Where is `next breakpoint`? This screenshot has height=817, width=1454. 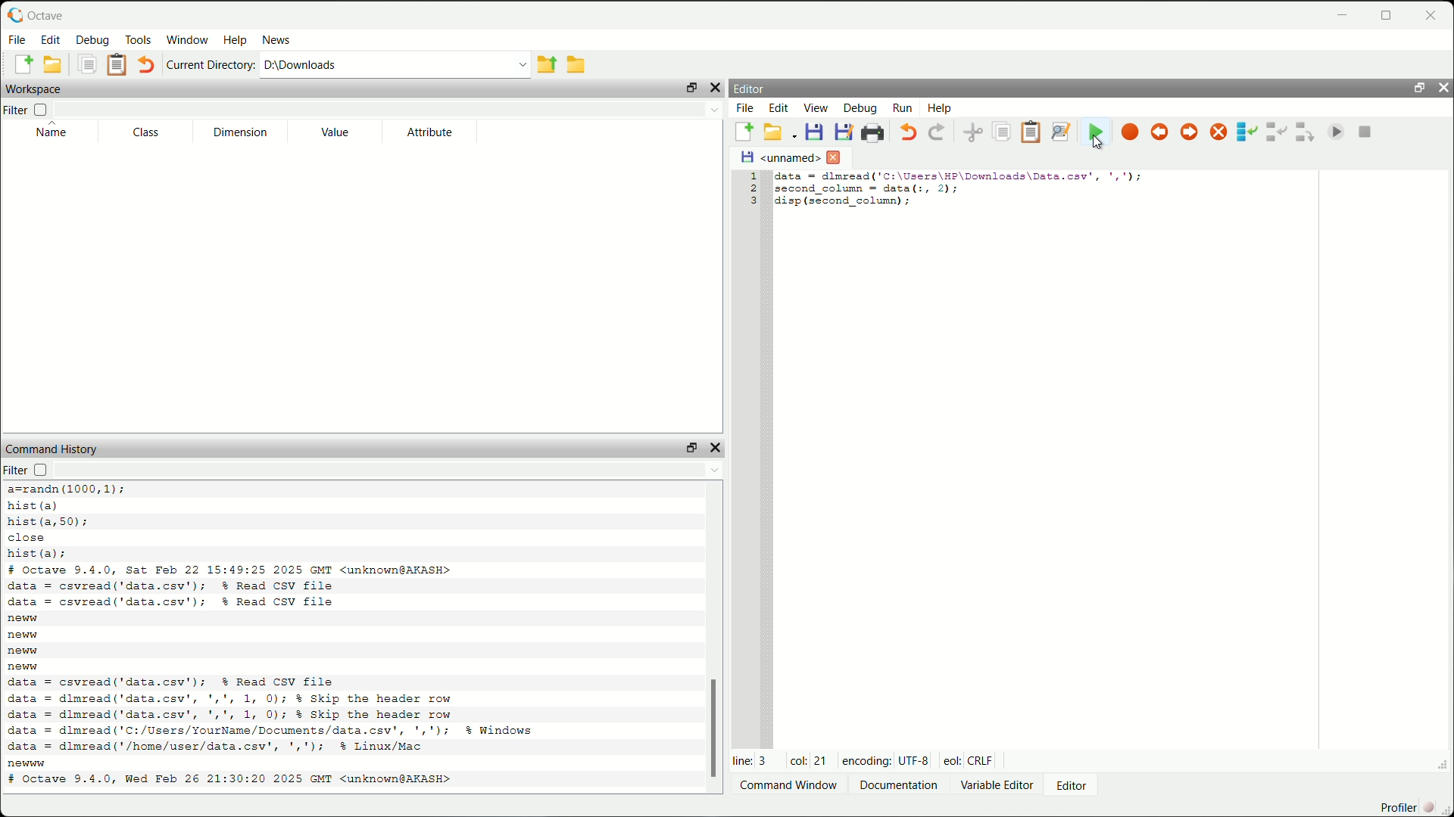 next breakpoint is located at coordinates (1187, 132).